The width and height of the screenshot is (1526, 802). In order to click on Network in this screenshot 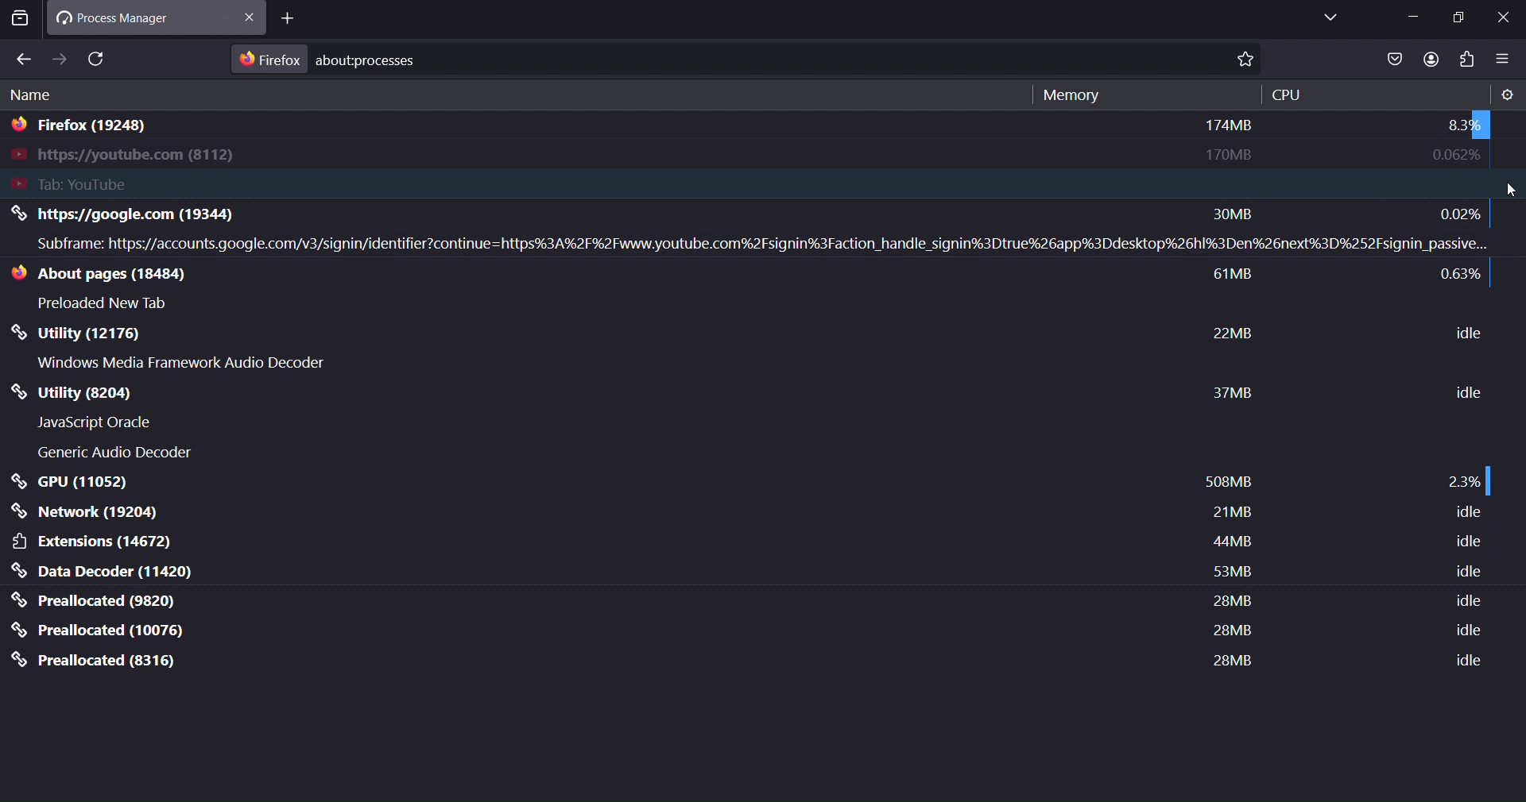, I will do `click(90, 513)`.